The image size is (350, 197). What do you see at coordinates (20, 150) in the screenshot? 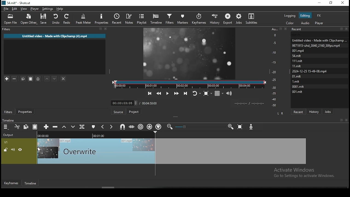
I see `(un)hide` at bounding box center [20, 150].